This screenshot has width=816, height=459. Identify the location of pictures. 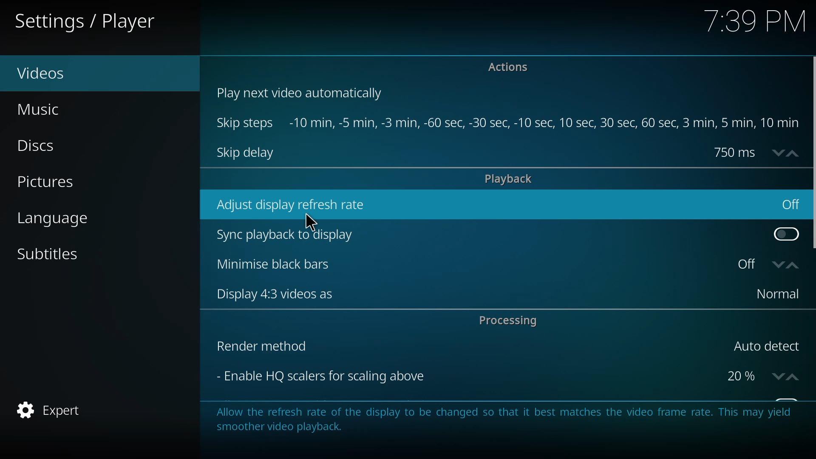
(45, 183).